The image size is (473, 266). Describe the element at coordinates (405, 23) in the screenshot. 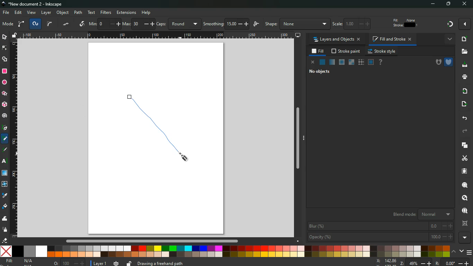

I see `fill` at that location.